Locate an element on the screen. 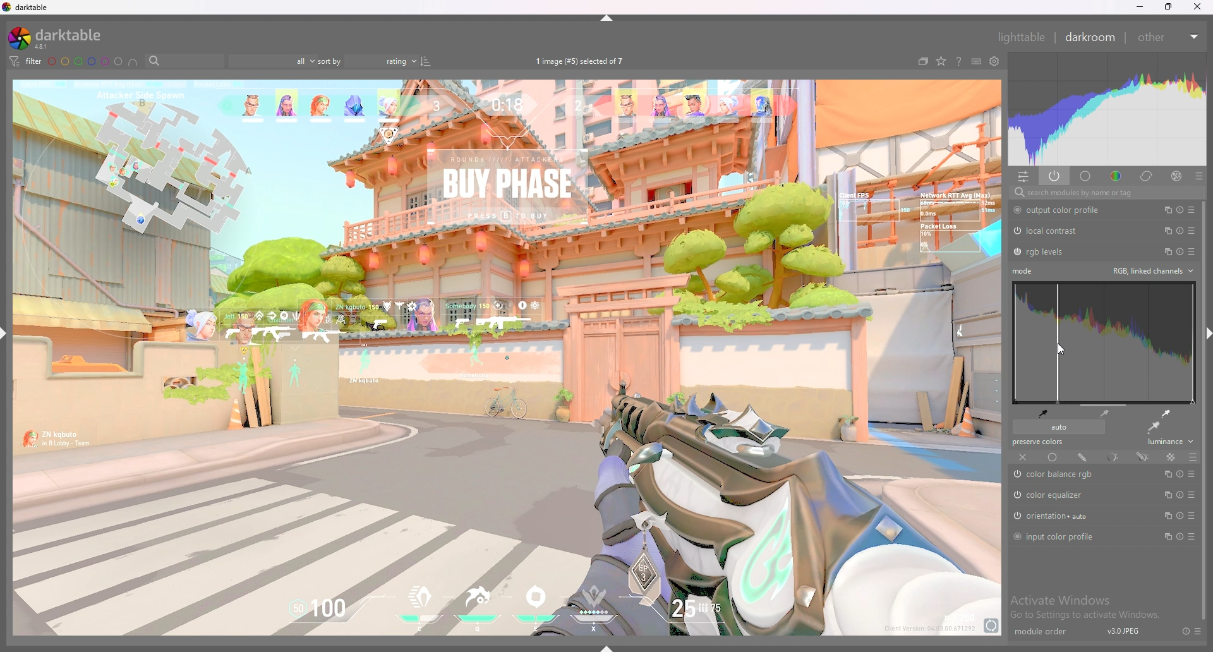  input color profile is located at coordinates (1061, 536).